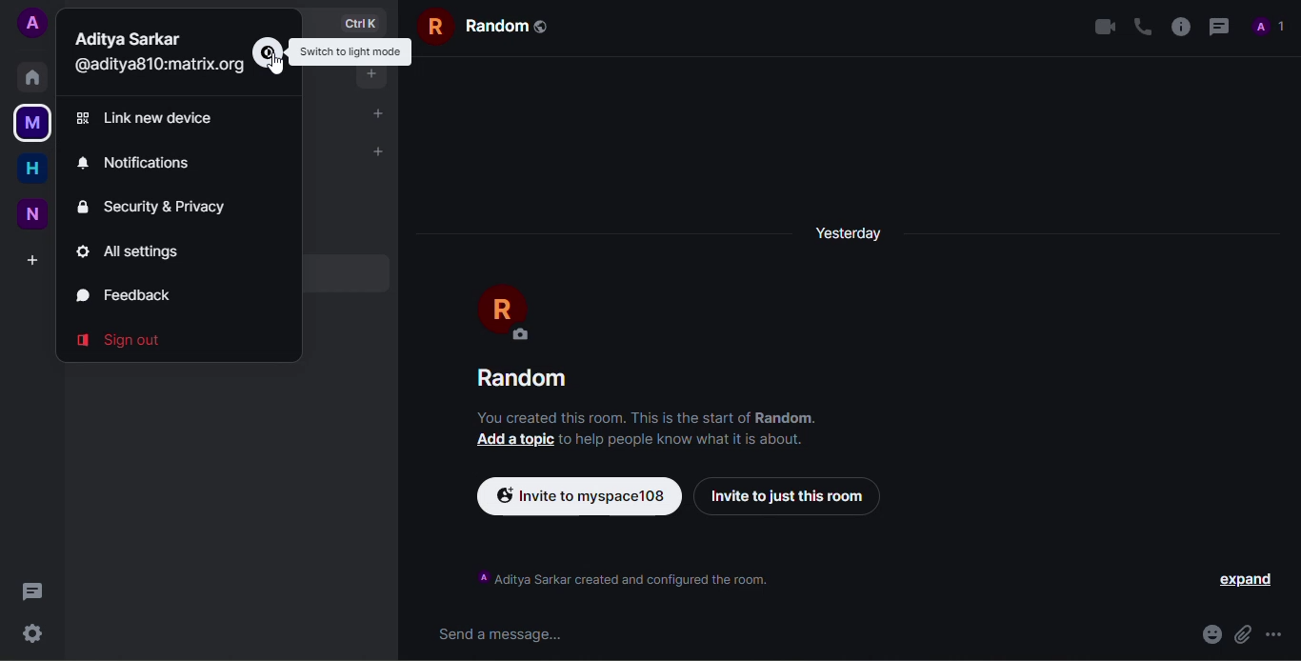 This screenshot has width=1301, height=661. What do you see at coordinates (508, 312) in the screenshot?
I see `profile` at bounding box center [508, 312].